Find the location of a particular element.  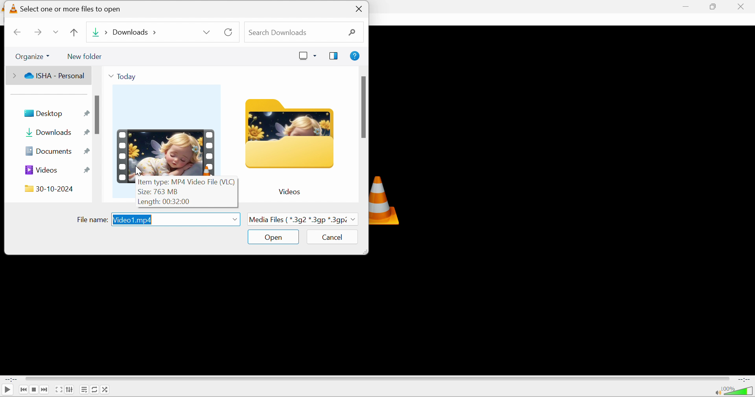

Refresh is located at coordinates (229, 34).